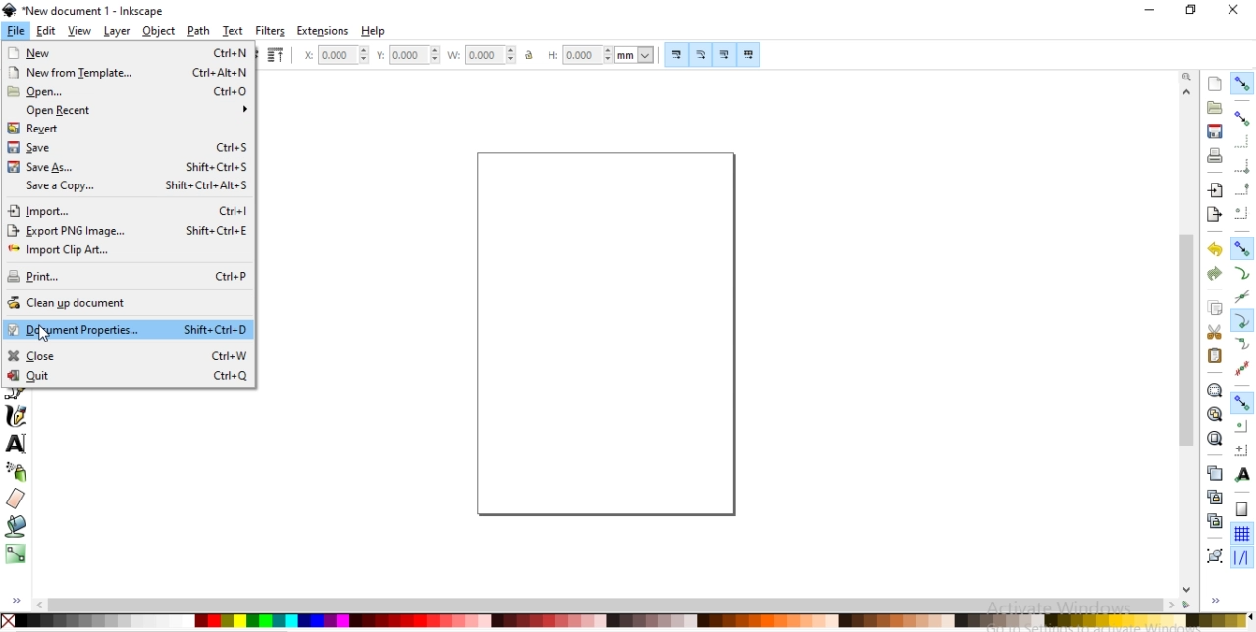  Describe the element at coordinates (1216, 190) in the screenshot. I see `import a bitmap` at that location.